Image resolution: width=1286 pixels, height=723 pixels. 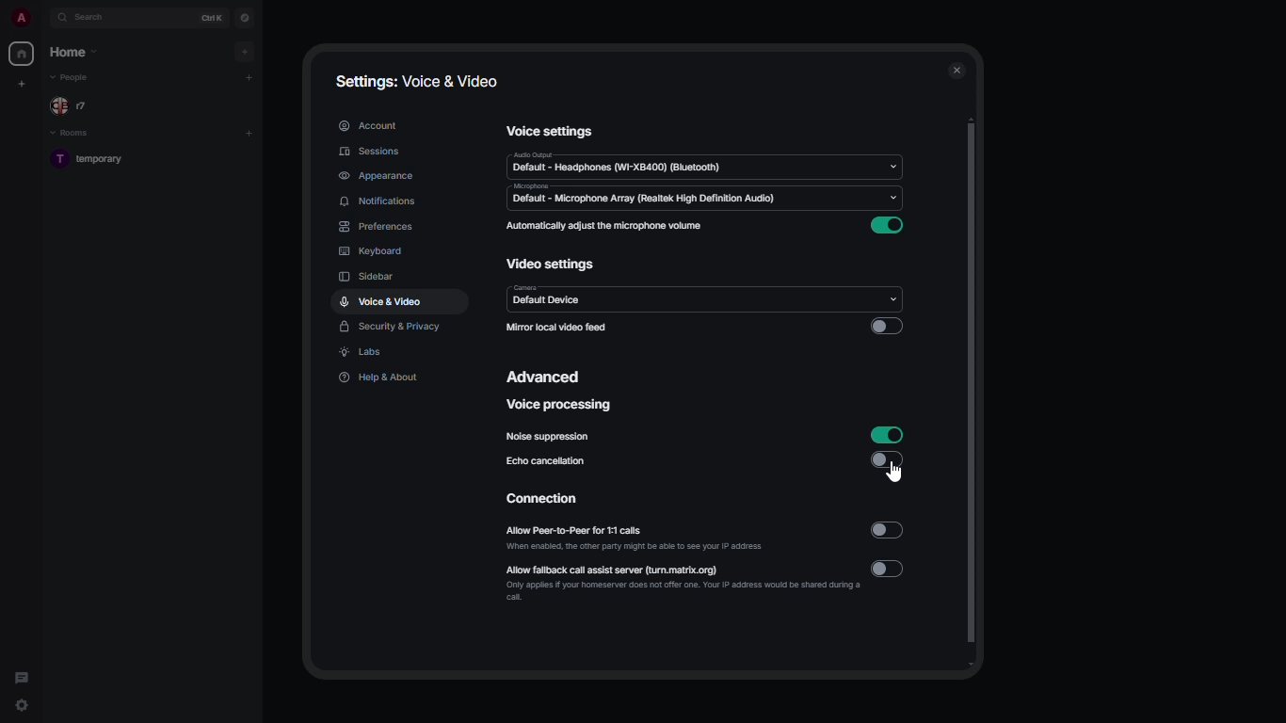 I want to click on account, so click(x=369, y=124).